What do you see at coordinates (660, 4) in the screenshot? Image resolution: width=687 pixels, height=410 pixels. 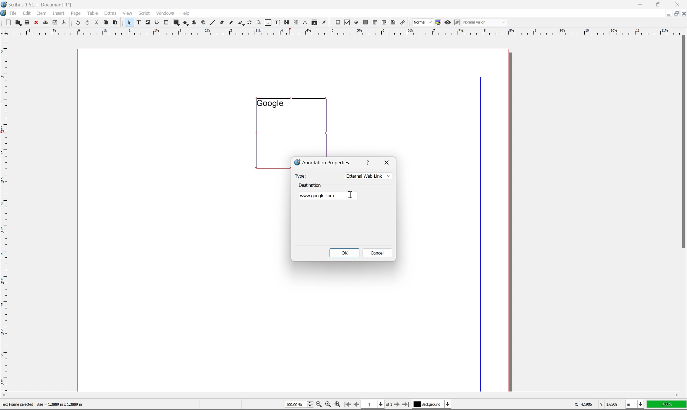 I see `restore down` at bounding box center [660, 4].